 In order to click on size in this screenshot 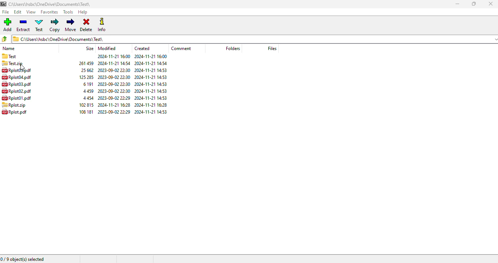, I will do `click(86, 105)`.